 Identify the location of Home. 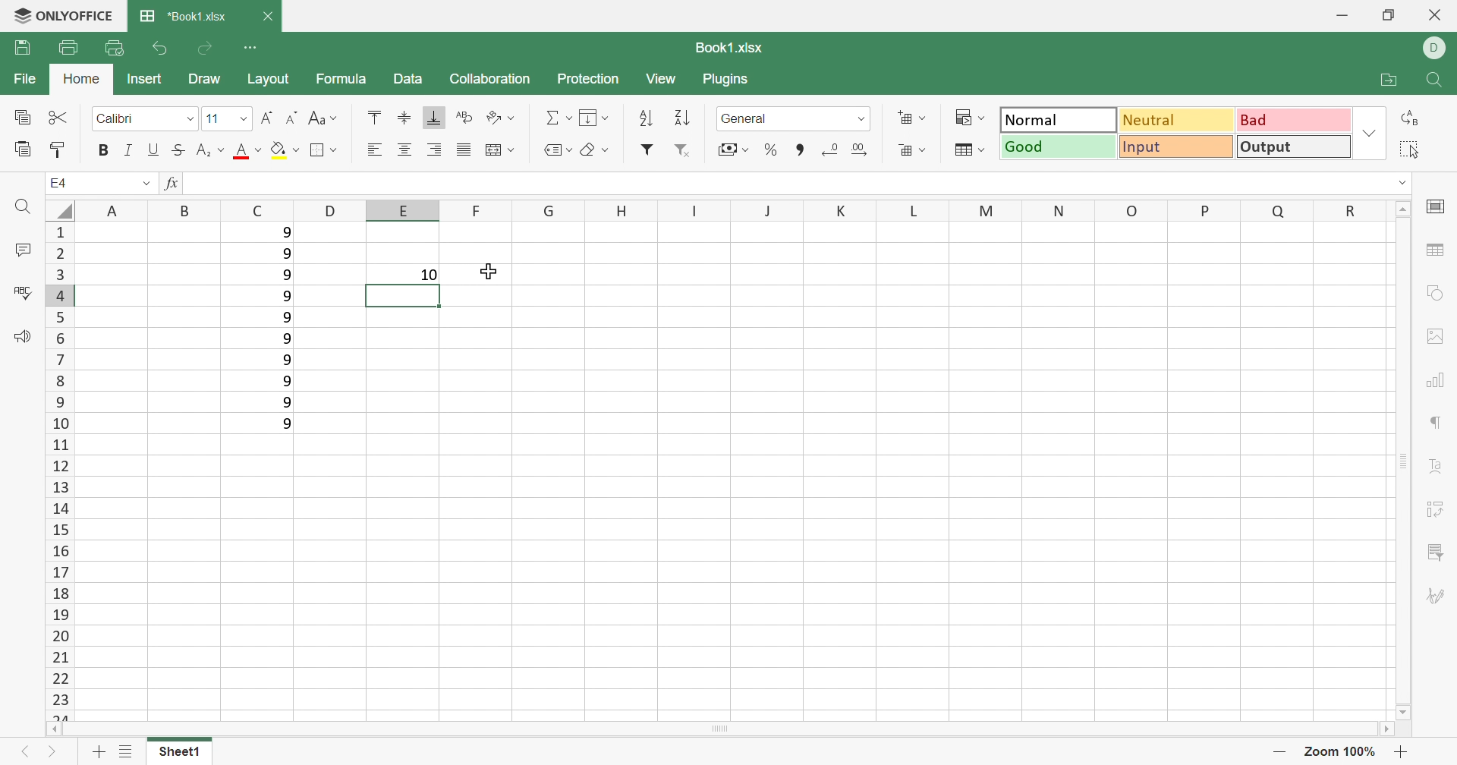
(80, 79).